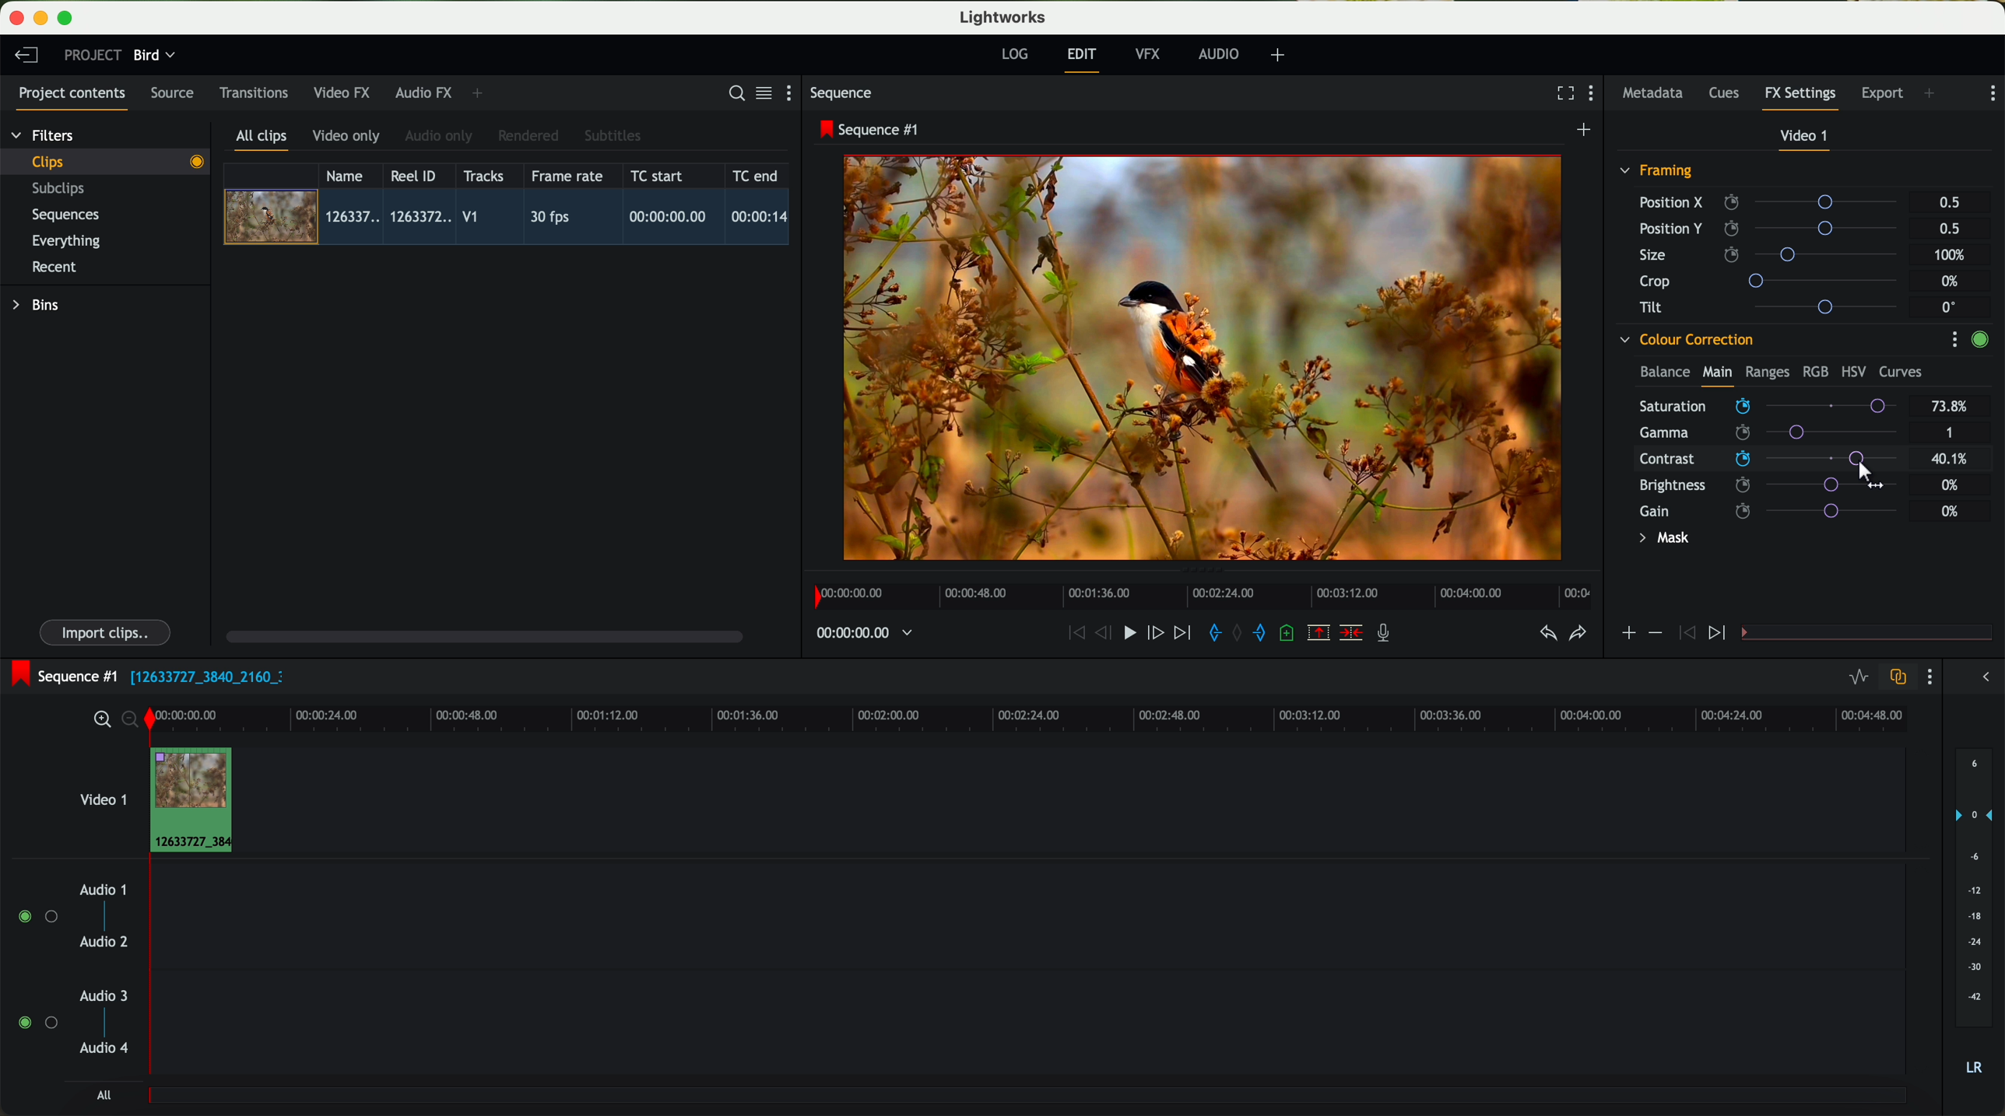 This screenshot has height=1116, width=2005. What do you see at coordinates (1157, 634) in the screenshot?
I see `nudge one frame foward` at bounding box center [1157, 634].